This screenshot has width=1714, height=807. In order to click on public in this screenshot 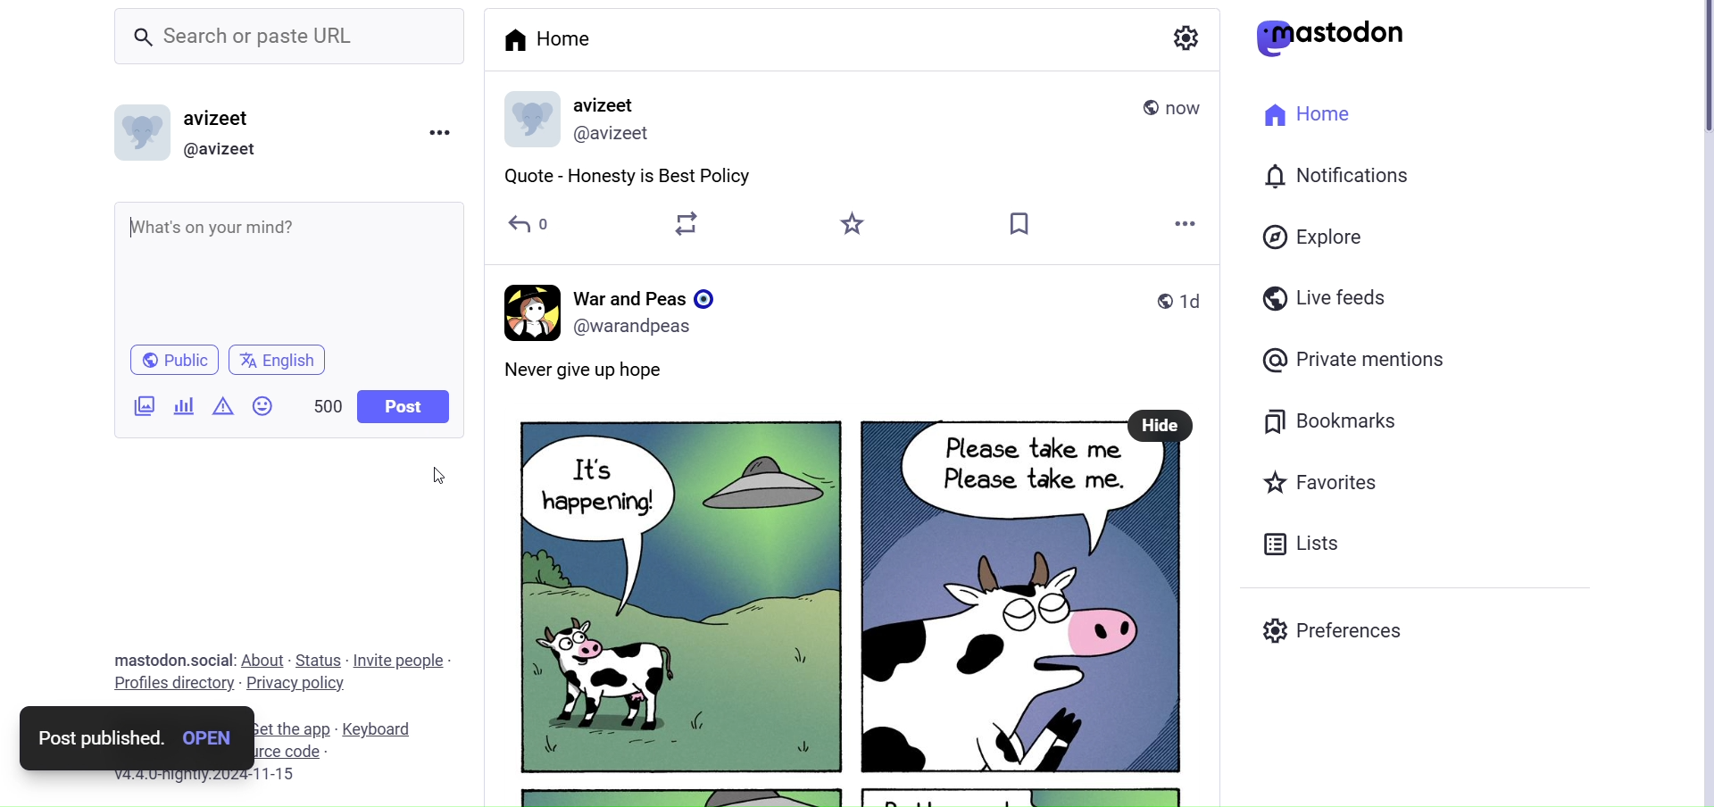, I will do `click(1143, 108)`.